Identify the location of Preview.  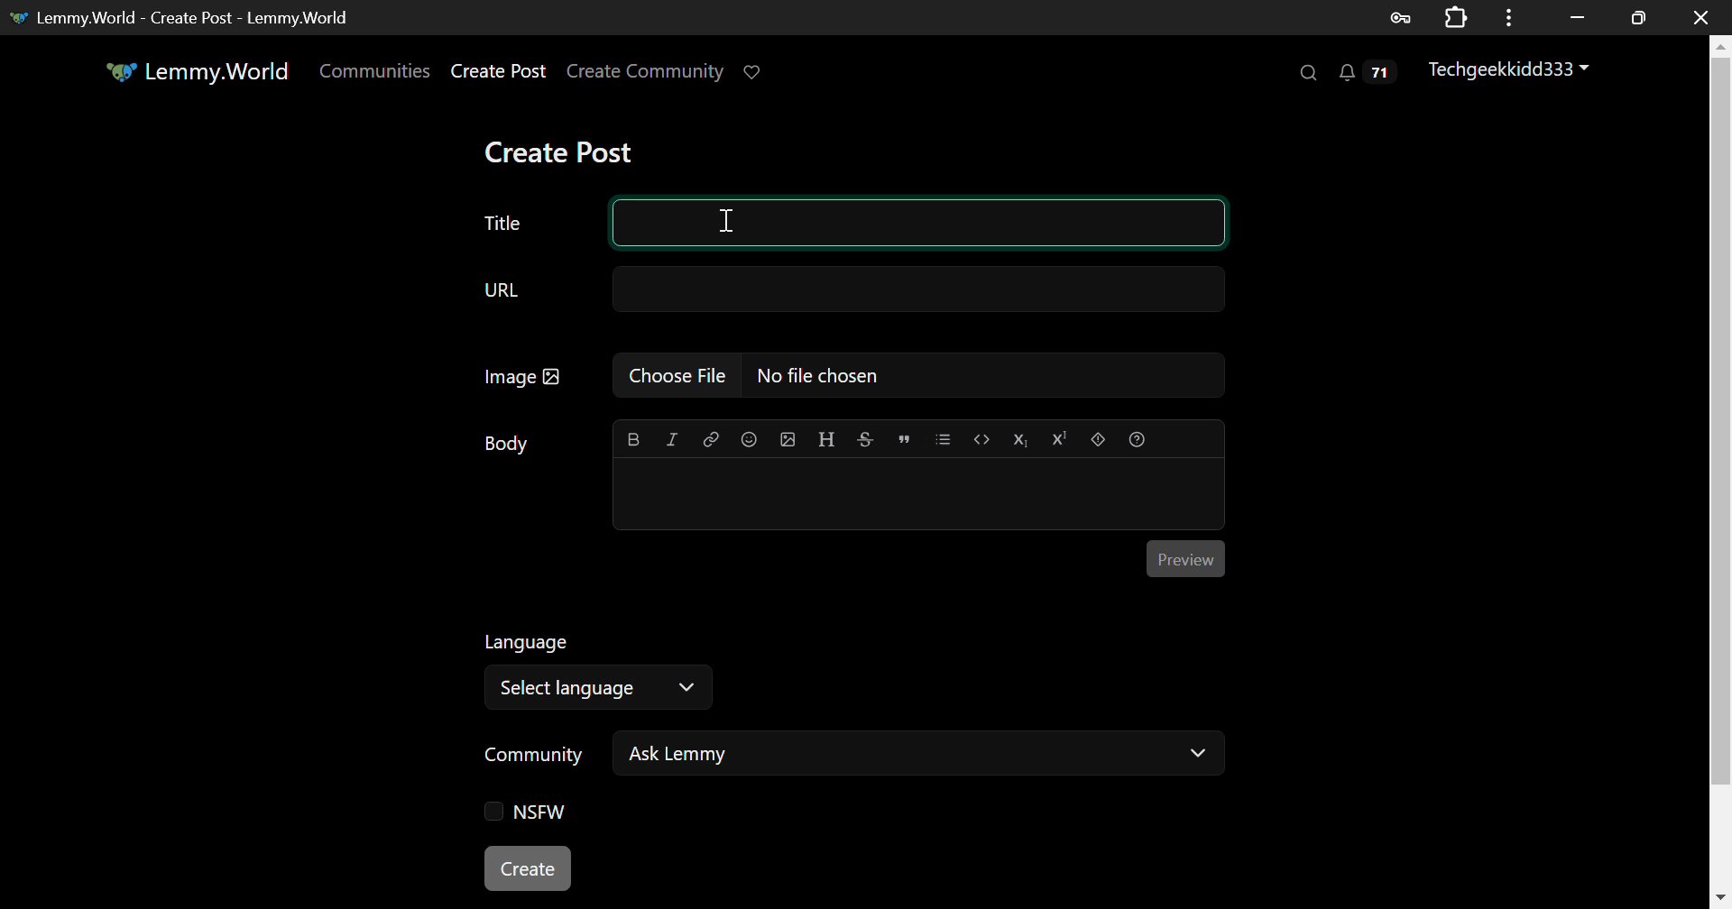
(1186, 559).